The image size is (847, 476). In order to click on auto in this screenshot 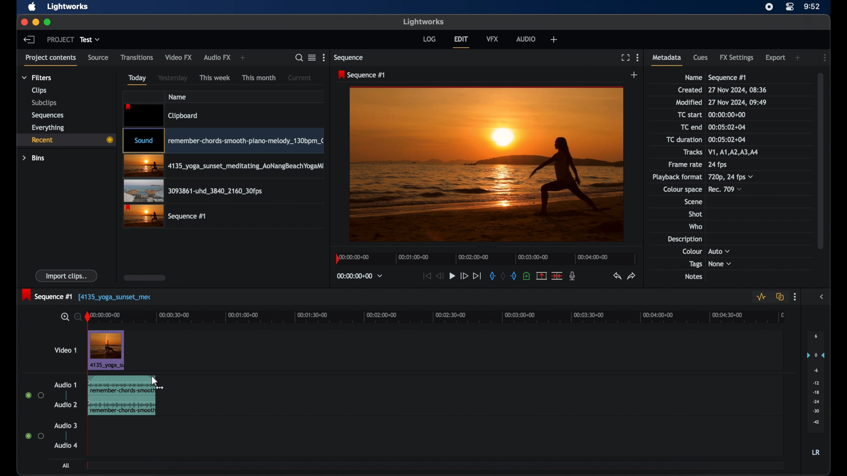, I will do `click(720, 251)`.